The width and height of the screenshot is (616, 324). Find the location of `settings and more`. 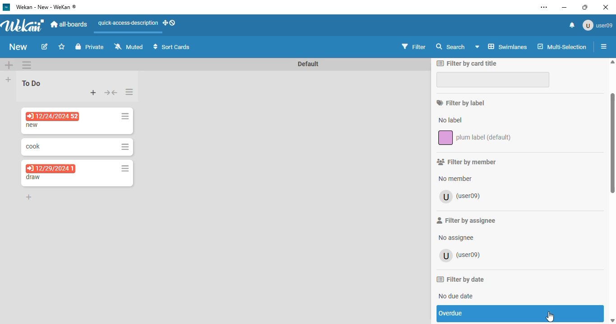

settings and more is located at coordinates (544, 7).